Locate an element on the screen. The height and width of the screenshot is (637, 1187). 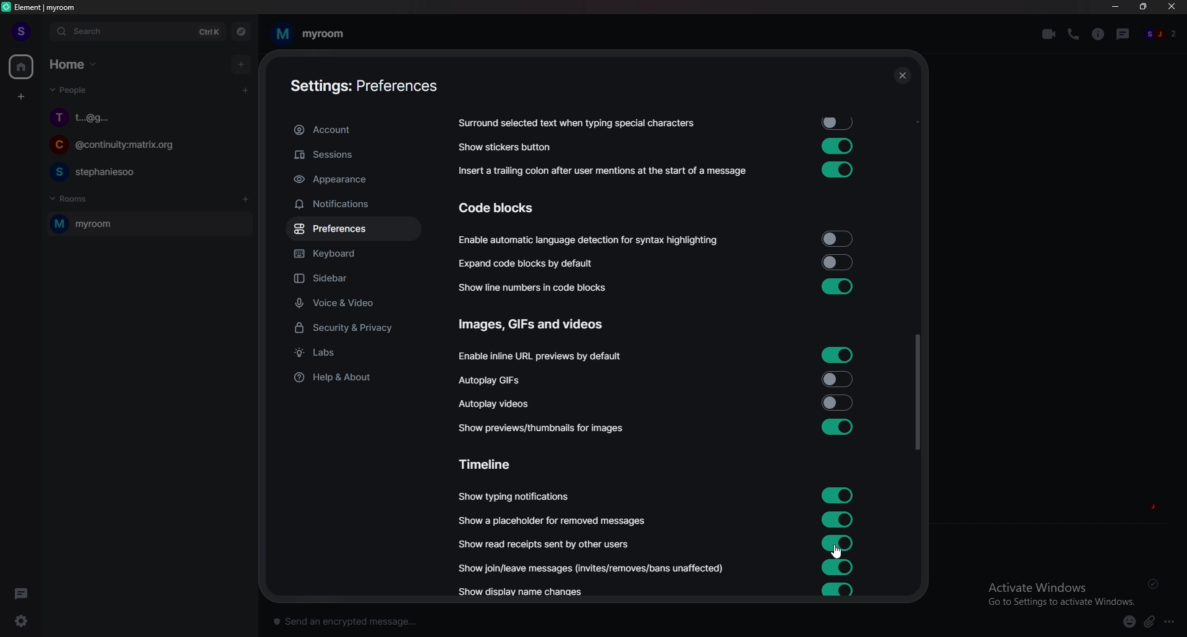
Activate Windows is located at coordinates (1057, 592).